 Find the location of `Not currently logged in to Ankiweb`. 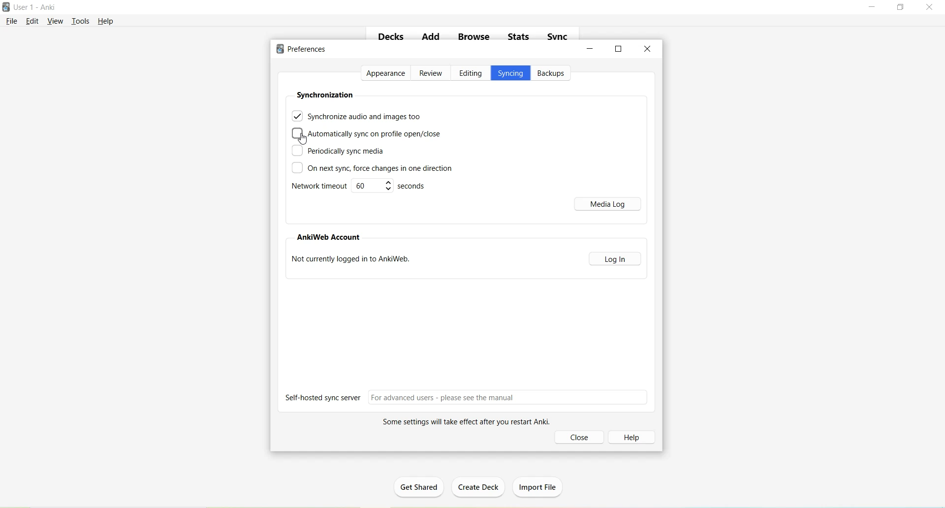

Not currently logged in to Ankiweb is located at coordinates (354, 261).